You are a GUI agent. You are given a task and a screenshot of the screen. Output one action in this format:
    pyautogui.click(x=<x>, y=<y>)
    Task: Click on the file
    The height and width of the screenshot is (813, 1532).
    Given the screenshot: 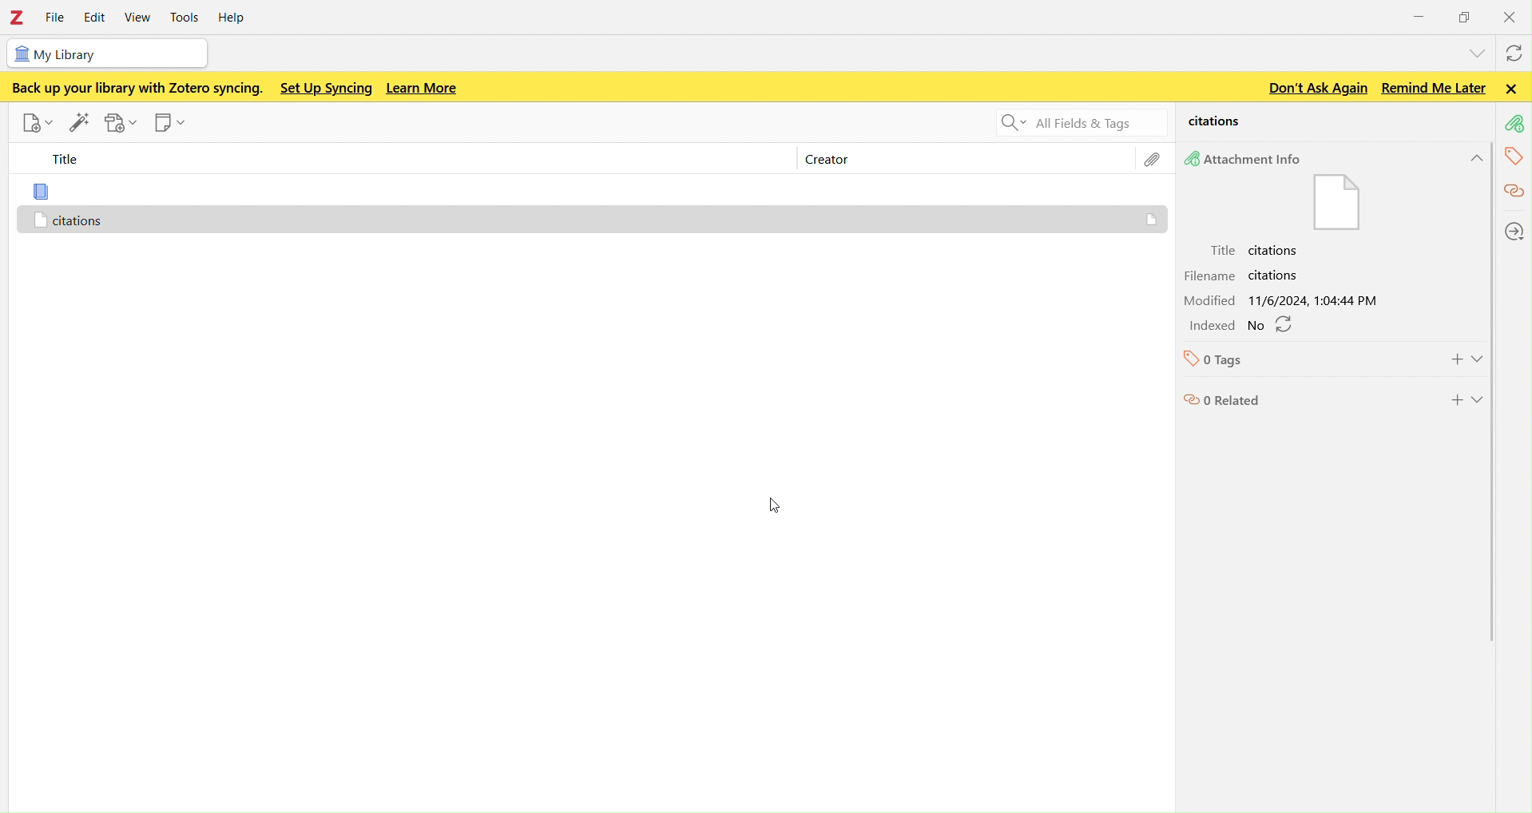 What is the action you would take?
    pyautogui.click(x=1151, y=160)
    